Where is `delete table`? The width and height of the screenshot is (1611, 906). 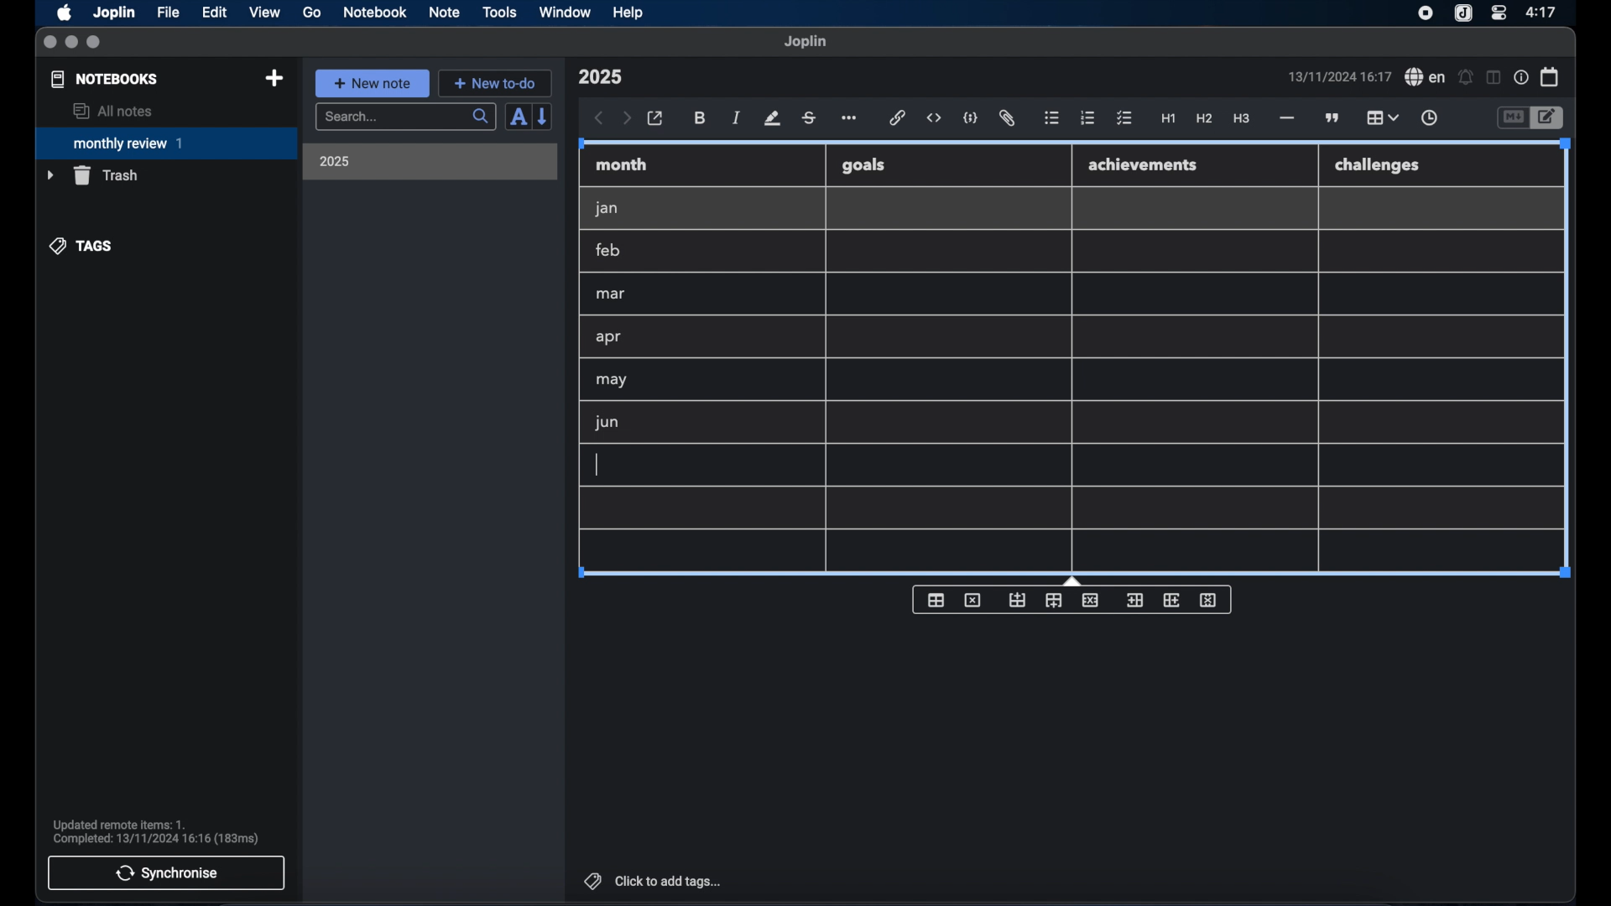
delete table is located at coordinates (972, 601).